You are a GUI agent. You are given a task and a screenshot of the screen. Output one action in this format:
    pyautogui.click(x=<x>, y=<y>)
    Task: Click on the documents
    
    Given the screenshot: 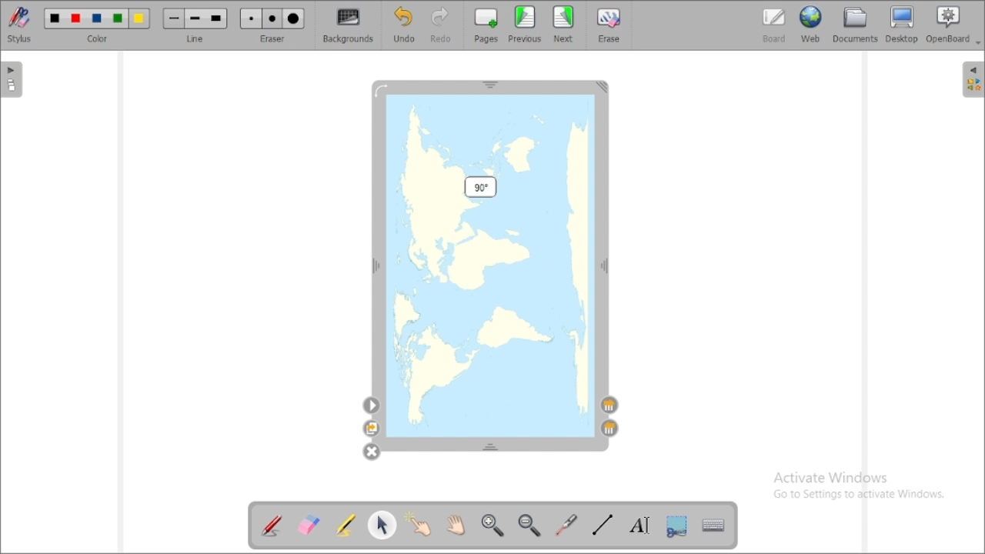 What is the action you would take?
    pyautogui.click(x=855, y=25)
    